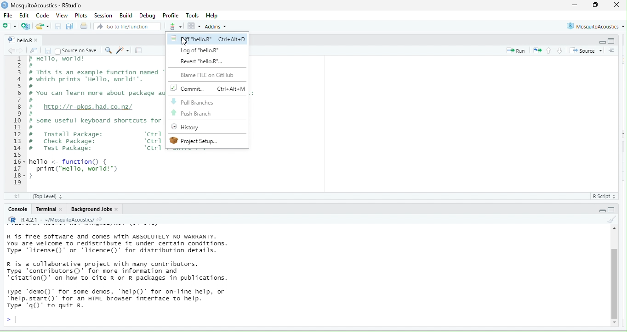  I want to click on  Addins *, so click(216, 27).